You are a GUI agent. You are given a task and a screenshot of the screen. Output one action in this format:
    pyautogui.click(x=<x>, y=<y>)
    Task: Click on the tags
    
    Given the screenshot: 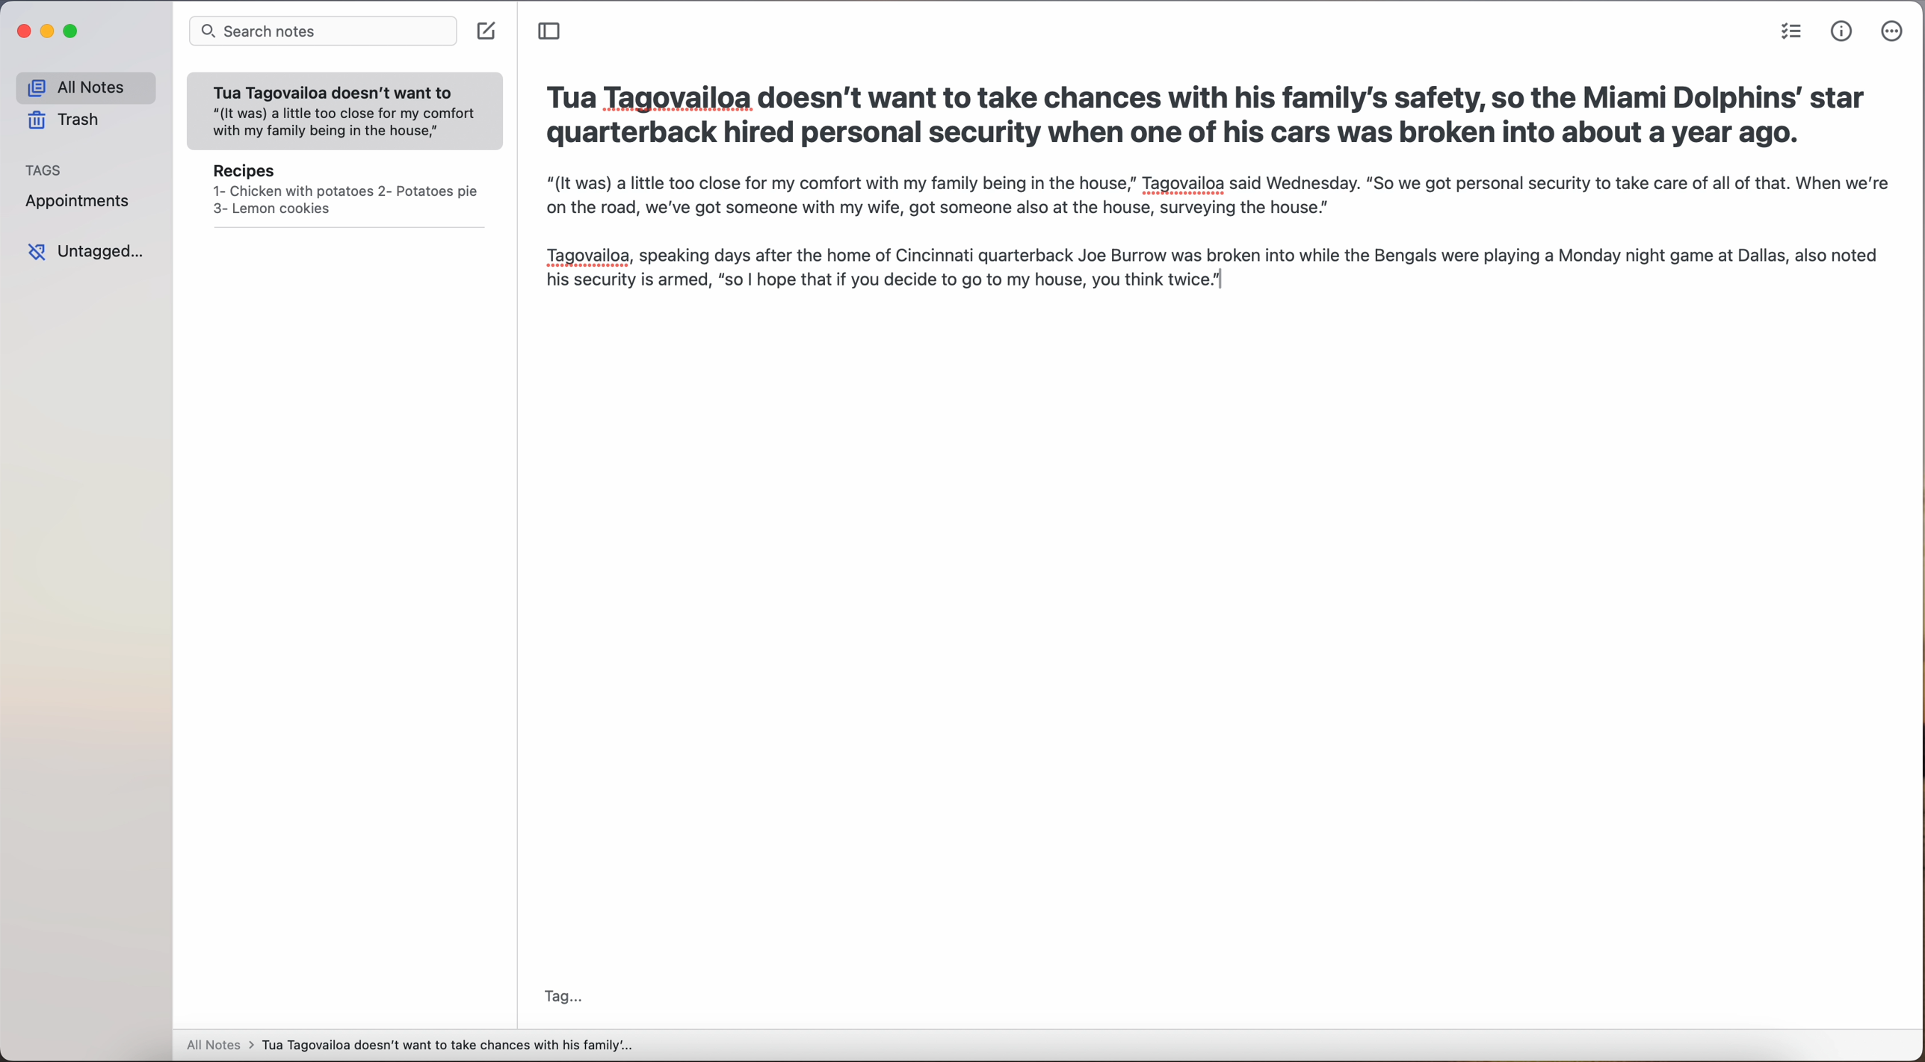 What is the action you would take?
    pyautogui.click(x=49, y=170)
    